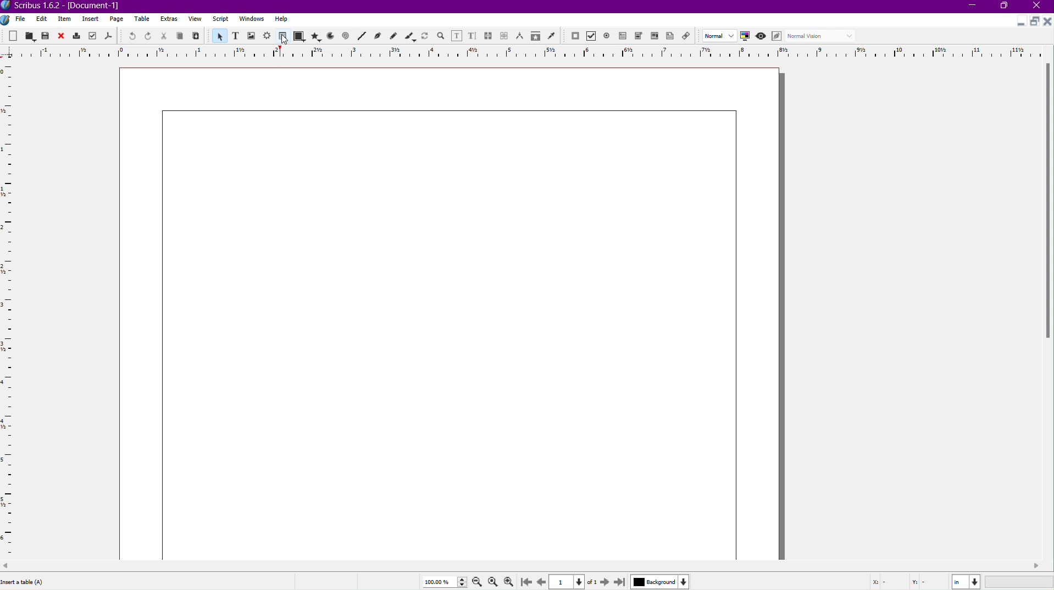 The width and height of the screenshot is (1054, 590). Describe the element at coordinates (457, 35) in the screenshot. I see `Edit Contents of Frame` at that location.